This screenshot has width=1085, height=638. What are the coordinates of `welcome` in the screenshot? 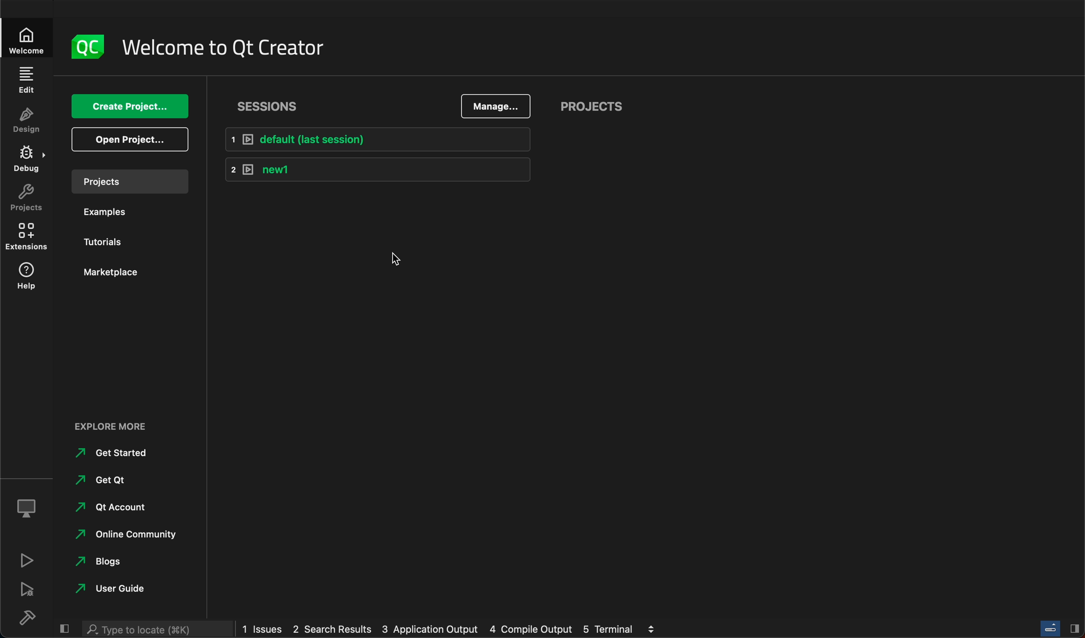 It's located at (229, 44).